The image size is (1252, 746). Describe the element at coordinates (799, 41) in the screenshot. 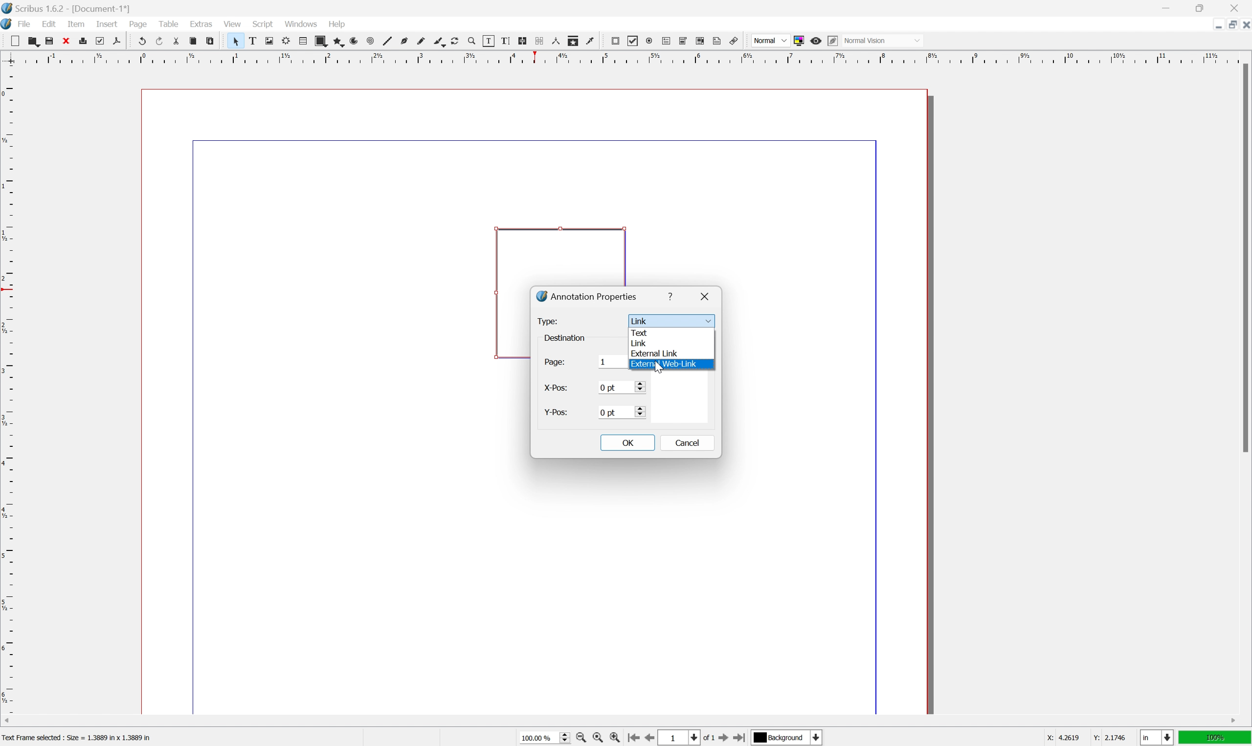

I see `toggle color management system` at that location.